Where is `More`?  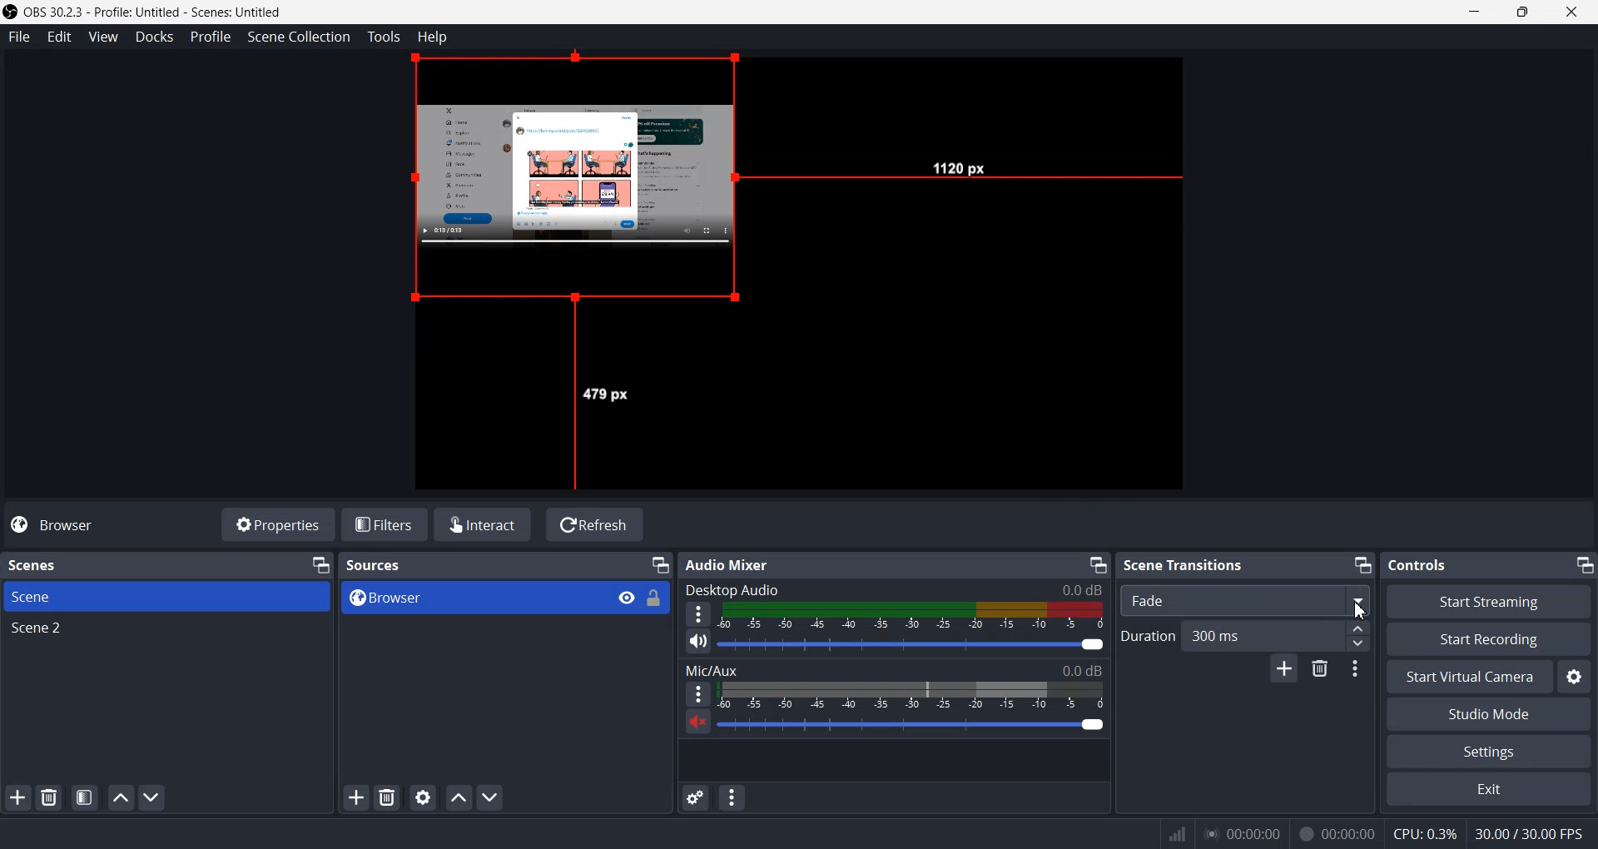
More is located at coordinates (697, 693).